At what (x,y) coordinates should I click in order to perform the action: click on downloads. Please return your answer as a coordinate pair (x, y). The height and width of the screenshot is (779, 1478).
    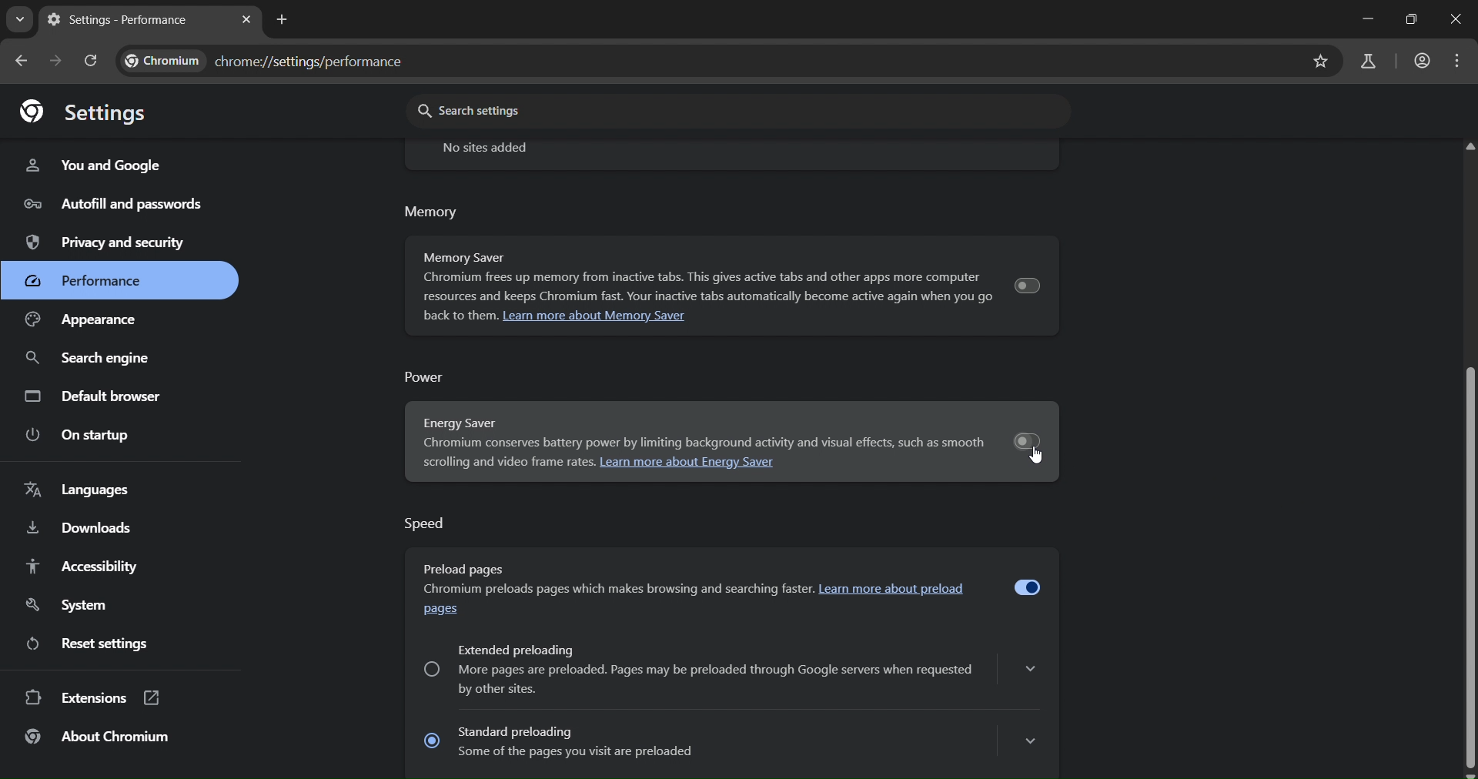
    Looking at the image, I should click on (84, 527).